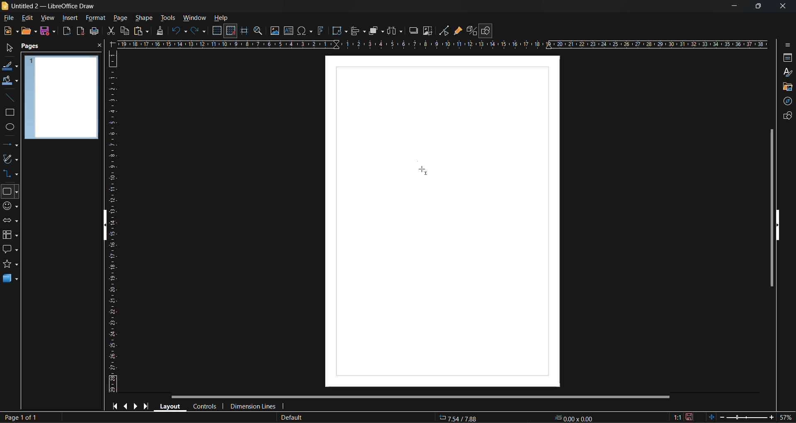 The image size is (796, 423). I want to click on select, so click(9, 46).